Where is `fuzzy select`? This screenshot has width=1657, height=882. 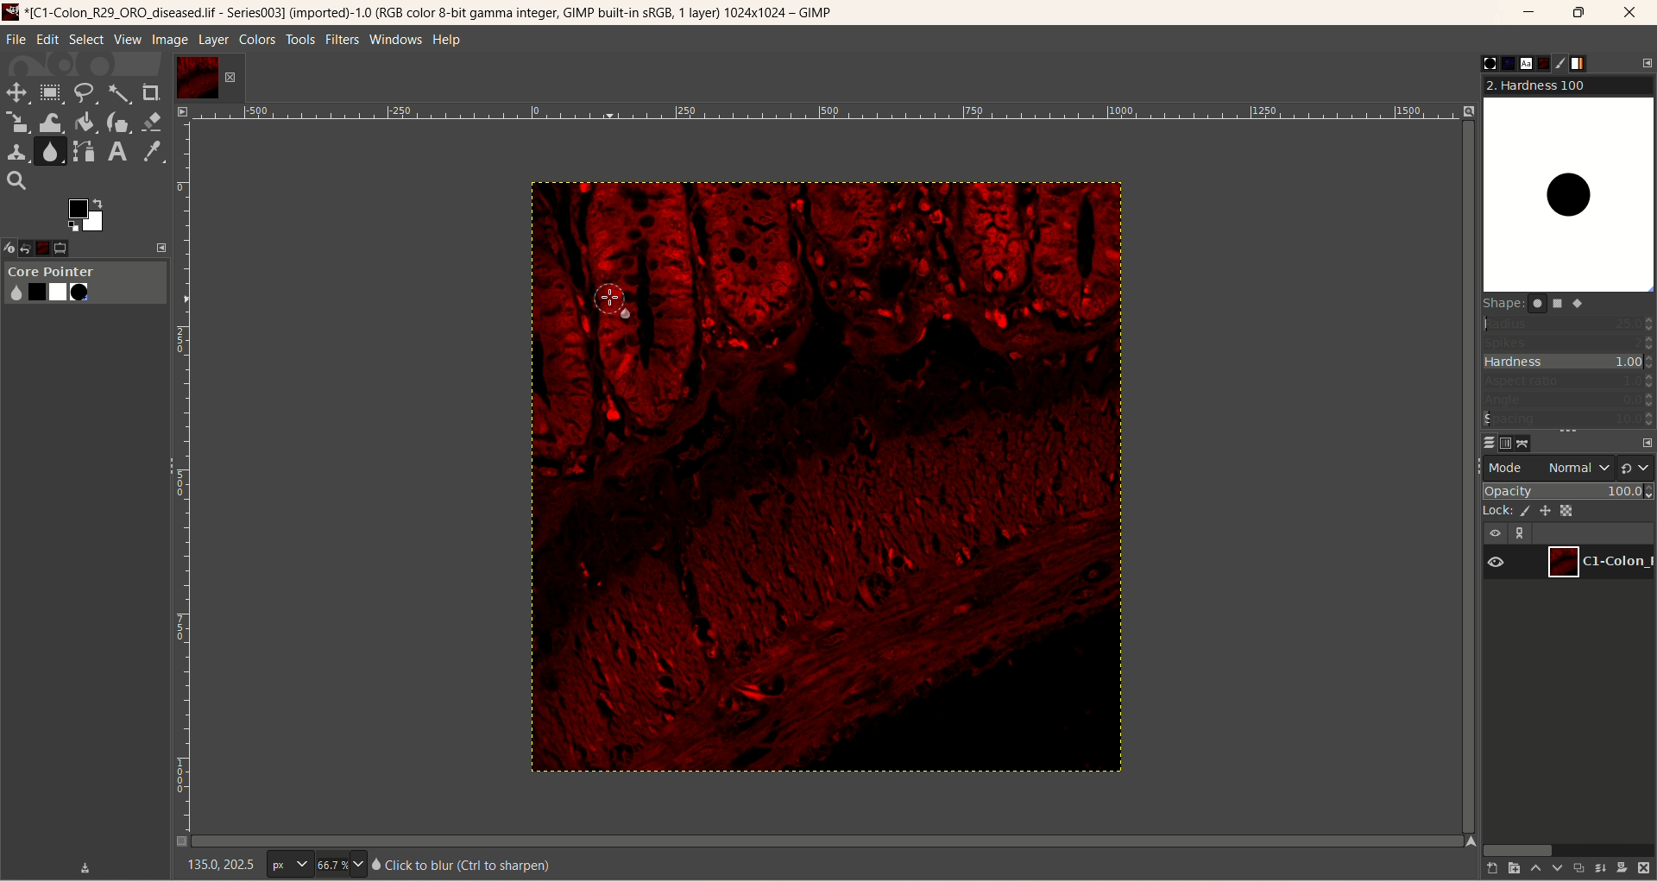
fuzzy select is located at coordinates (117, 96).